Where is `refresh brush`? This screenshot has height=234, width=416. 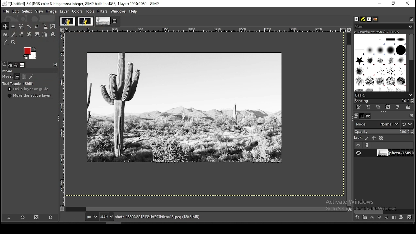 refresh brush is located at coordinates (397, 107).